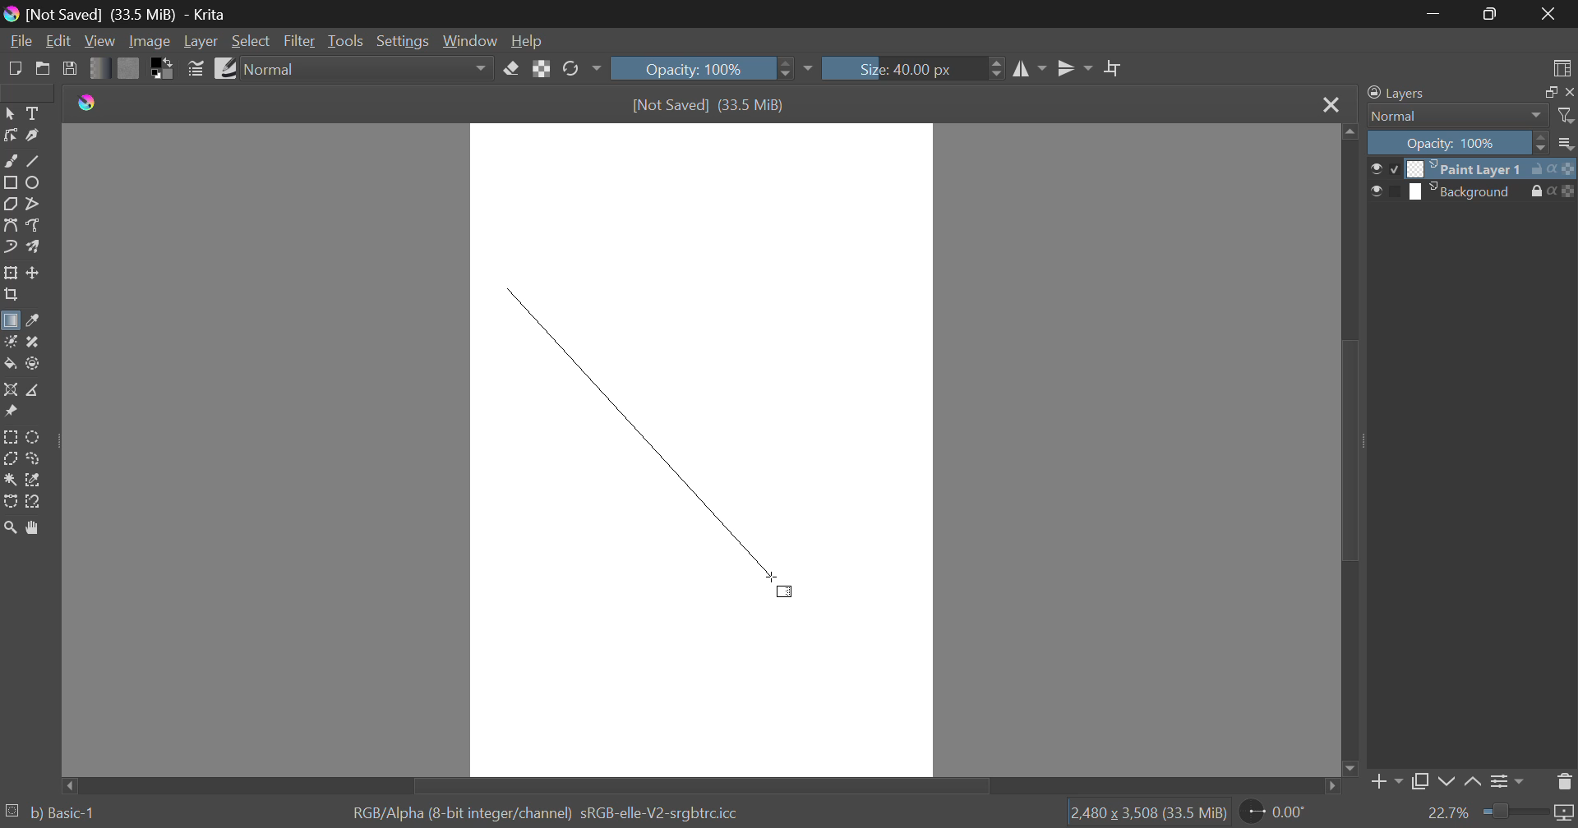  What do you see at coordinates (1540, 168) in the screenshot?
I see `unlock` at bounding box center [1540, 168].